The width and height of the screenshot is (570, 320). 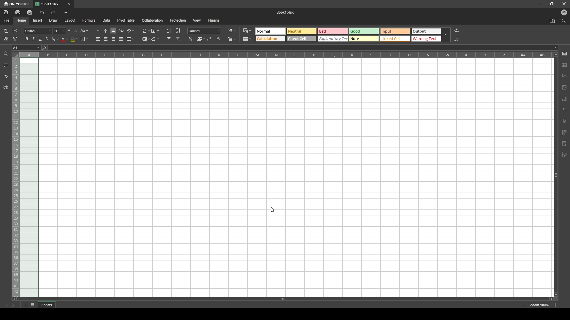 I want to click on chosen cell, so click(x=26, y=47).